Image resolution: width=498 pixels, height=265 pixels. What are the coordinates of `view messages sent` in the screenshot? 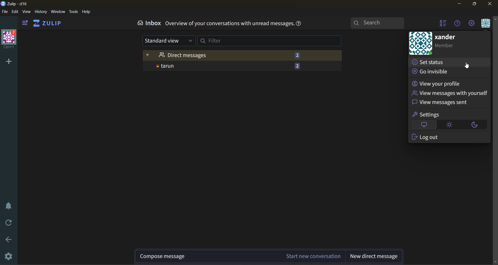 It's located at (441, 102).